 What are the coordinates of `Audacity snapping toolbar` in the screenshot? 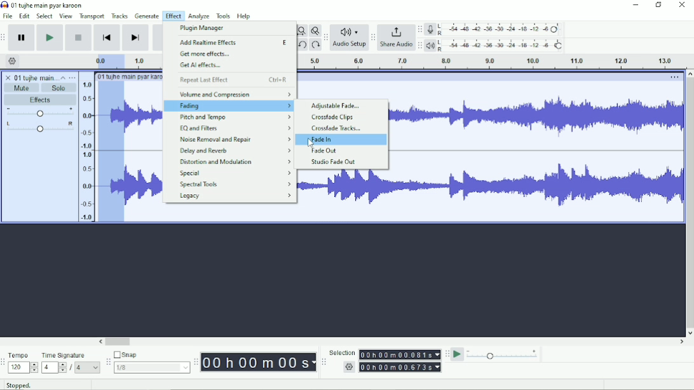 It's located at (107, 361).